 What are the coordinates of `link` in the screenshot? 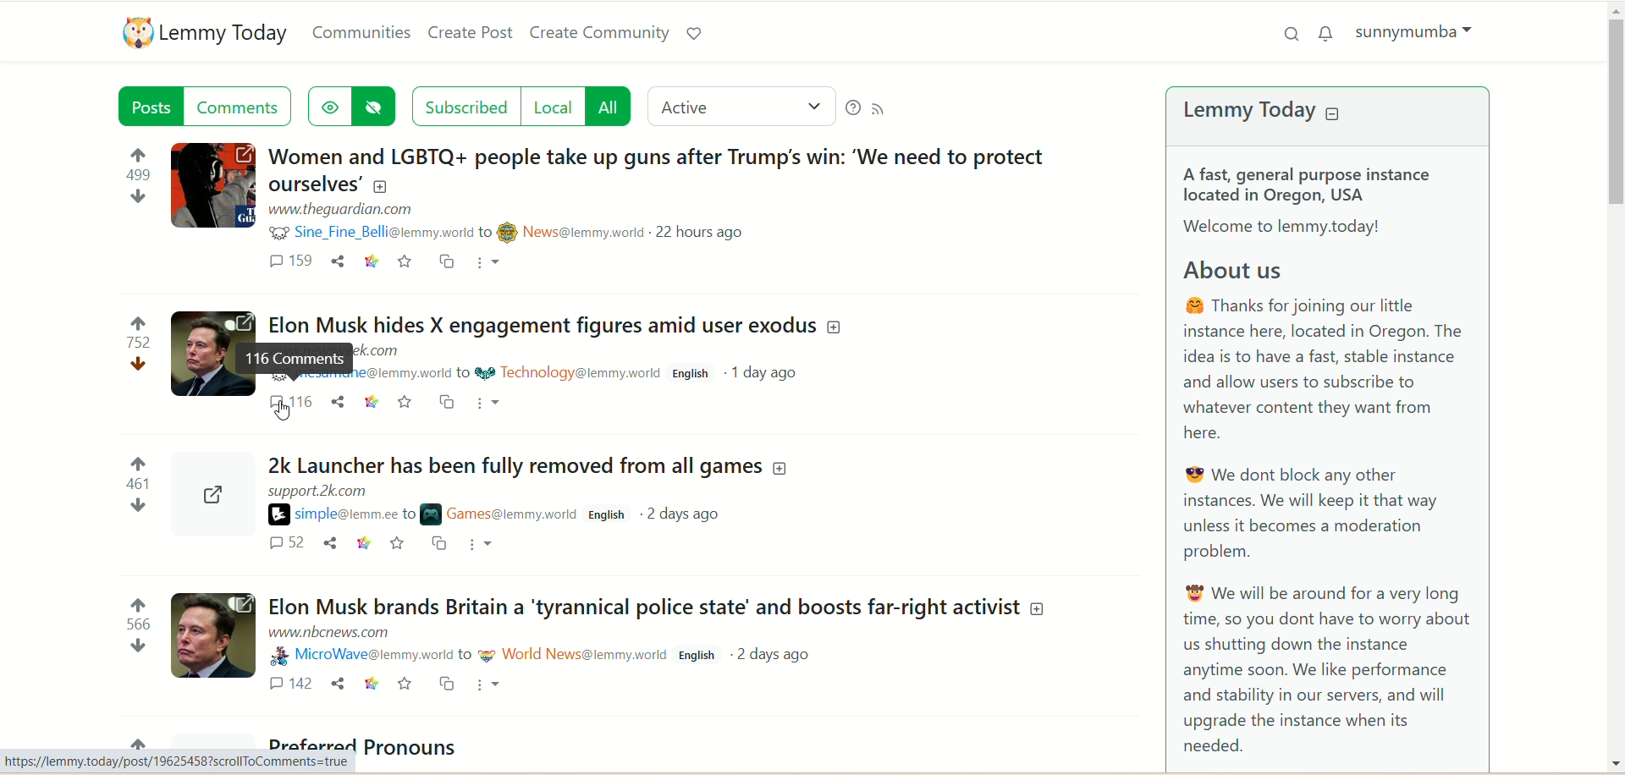 It's located at (372, 682).